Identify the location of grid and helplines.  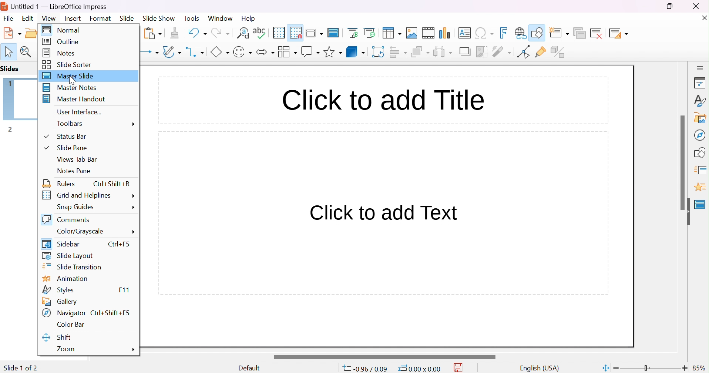
(77, 195).